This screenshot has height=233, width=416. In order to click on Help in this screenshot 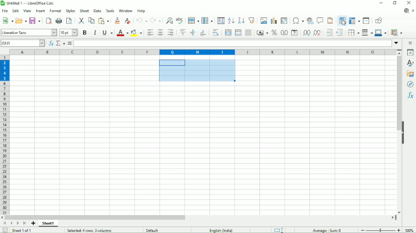, I will do `click(141, 11)`.